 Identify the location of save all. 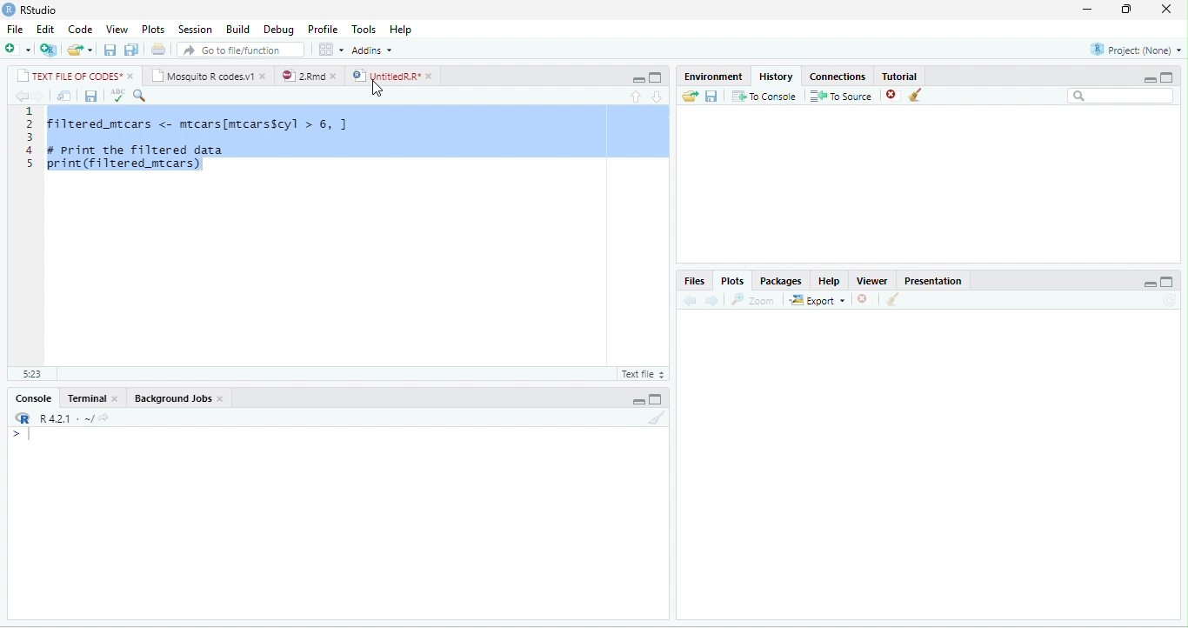
(130, 50).